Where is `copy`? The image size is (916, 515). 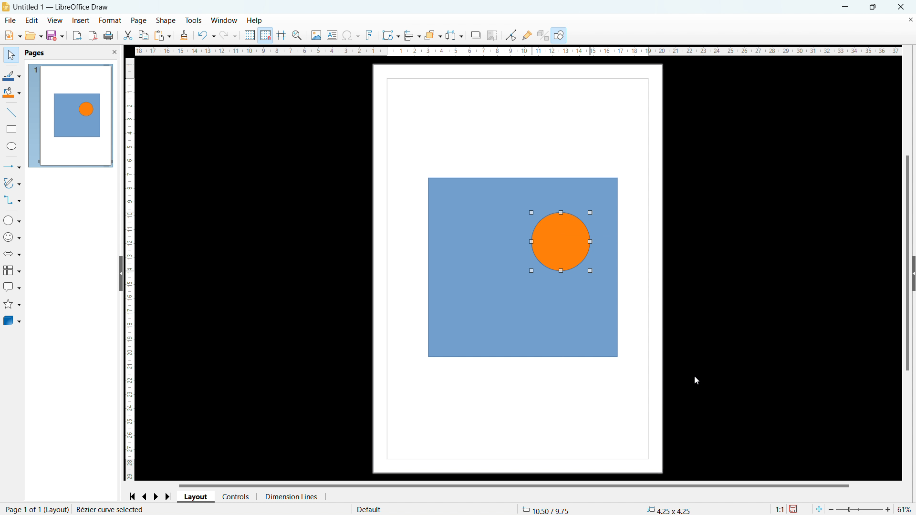 copy is located at coordinates (144, 35).